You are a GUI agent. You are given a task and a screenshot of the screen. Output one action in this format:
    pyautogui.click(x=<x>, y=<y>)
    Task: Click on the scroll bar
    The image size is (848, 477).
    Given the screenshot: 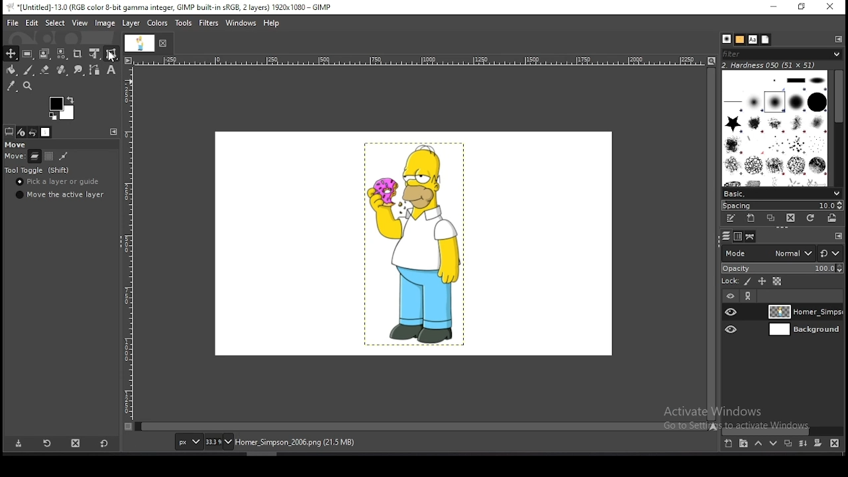 What is the action you would take?
    pyautogui.click(x=783, y=430)
    